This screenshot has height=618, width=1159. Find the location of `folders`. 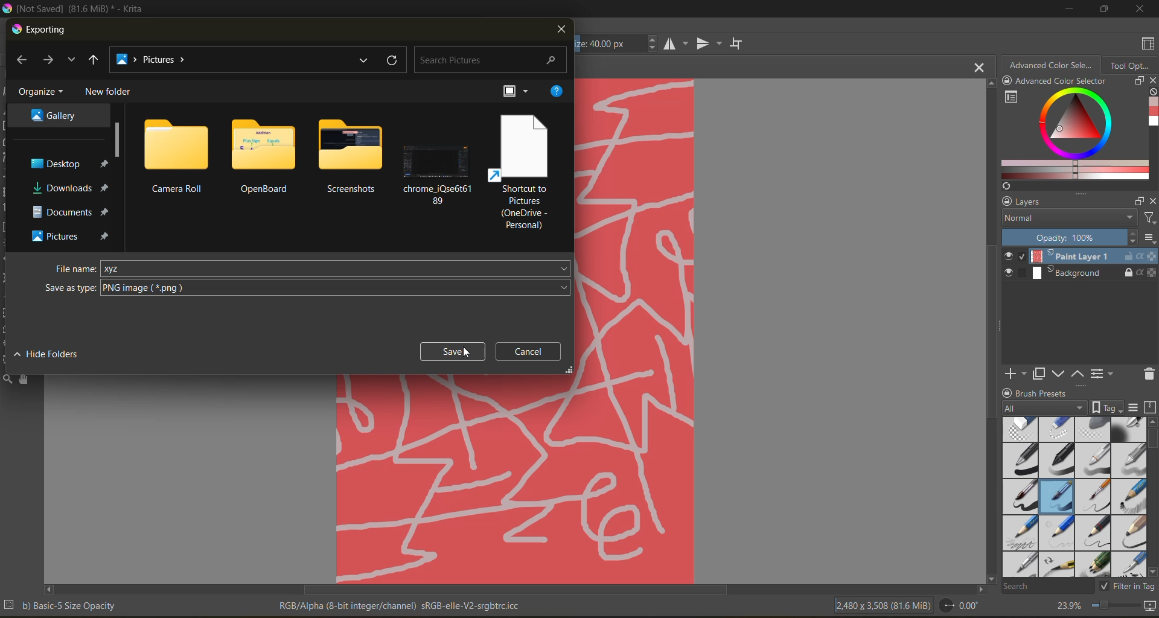

folders is located at coordinates (262, 156).